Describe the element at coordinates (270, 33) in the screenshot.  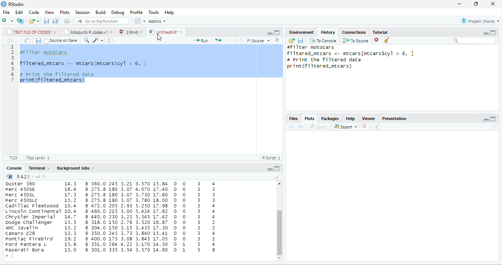
I see `minimize` at that location.